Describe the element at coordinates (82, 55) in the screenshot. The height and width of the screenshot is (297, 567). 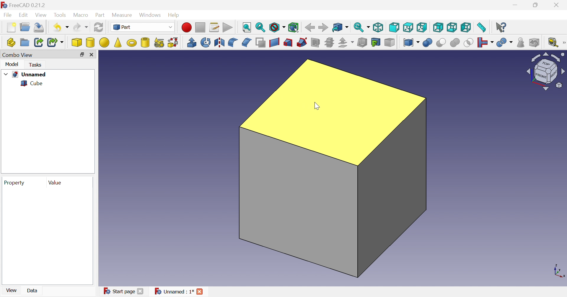
I see `Restore down` at that location.